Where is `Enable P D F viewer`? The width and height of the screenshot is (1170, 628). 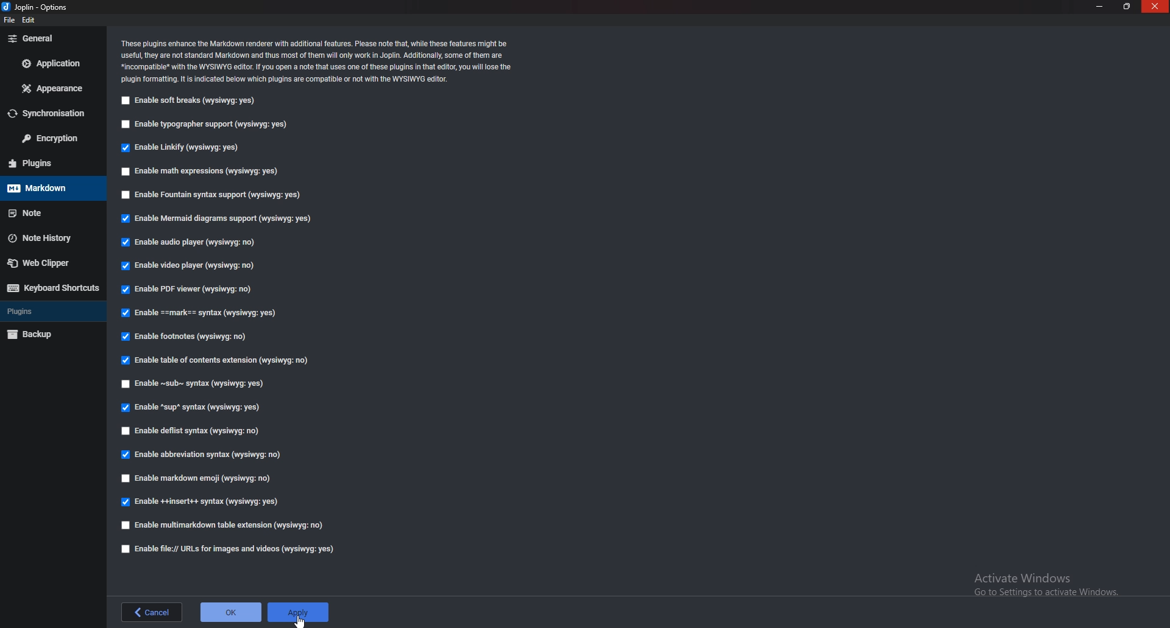 Enable P D F viewer is located at coordinates (186, 288).